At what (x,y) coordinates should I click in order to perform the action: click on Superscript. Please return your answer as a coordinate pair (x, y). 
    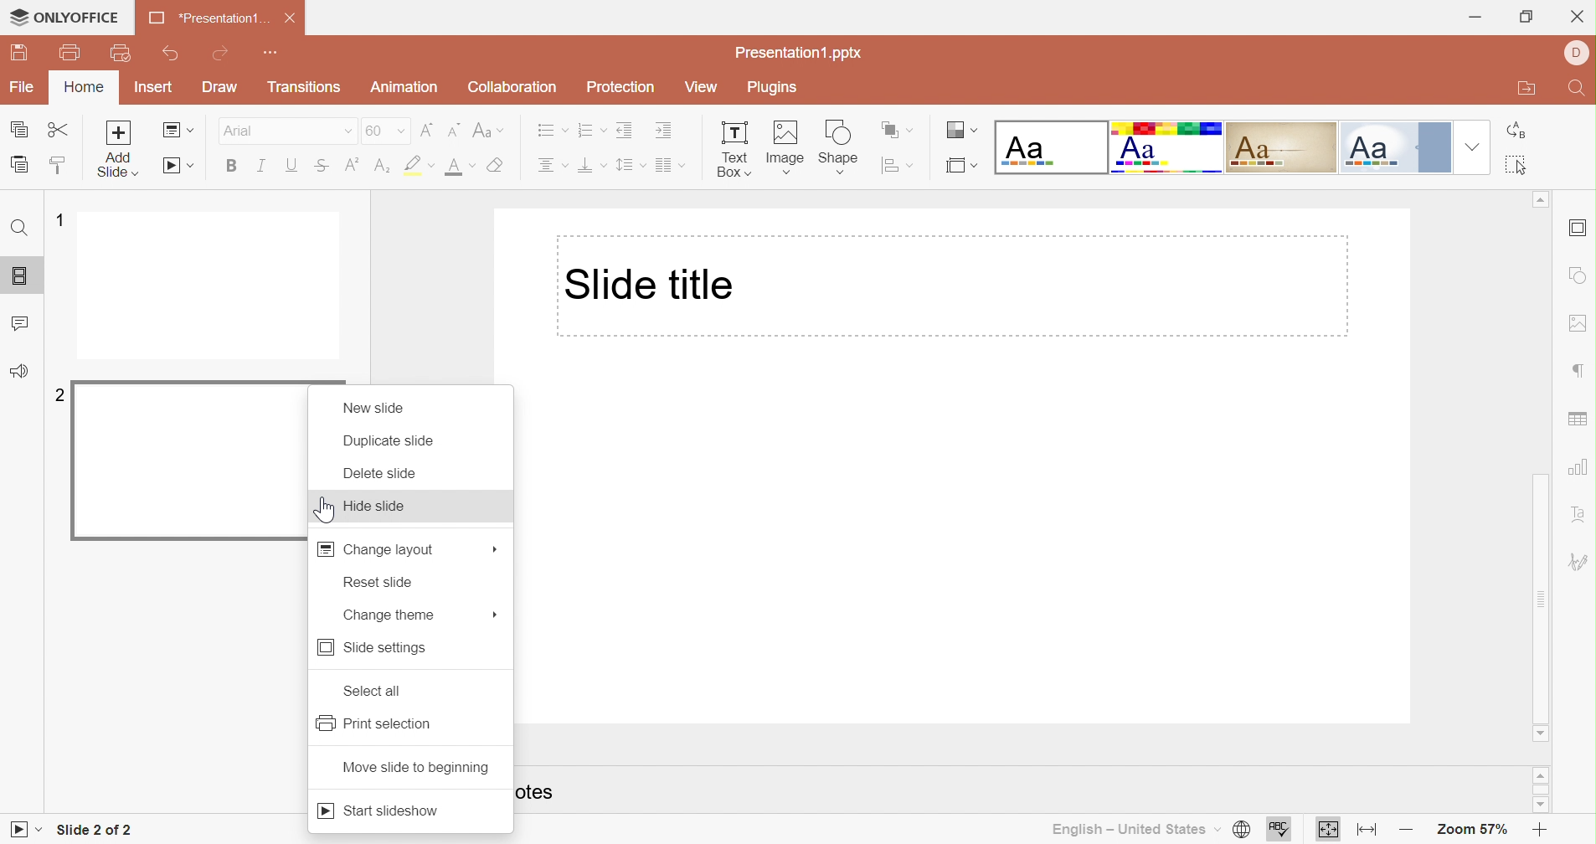
    Looking at the image, I should click on (352, 163).